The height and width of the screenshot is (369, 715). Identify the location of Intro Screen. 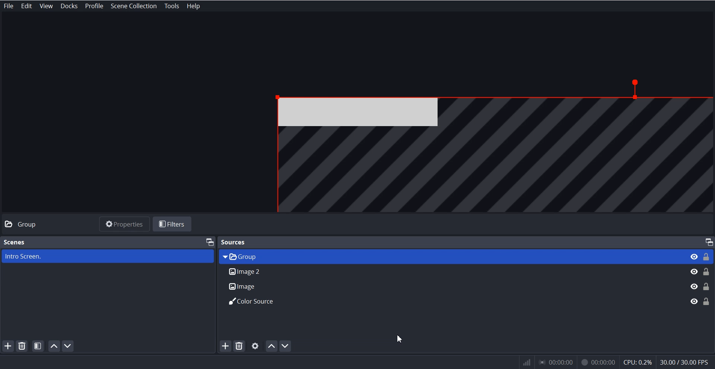
(107, 257).